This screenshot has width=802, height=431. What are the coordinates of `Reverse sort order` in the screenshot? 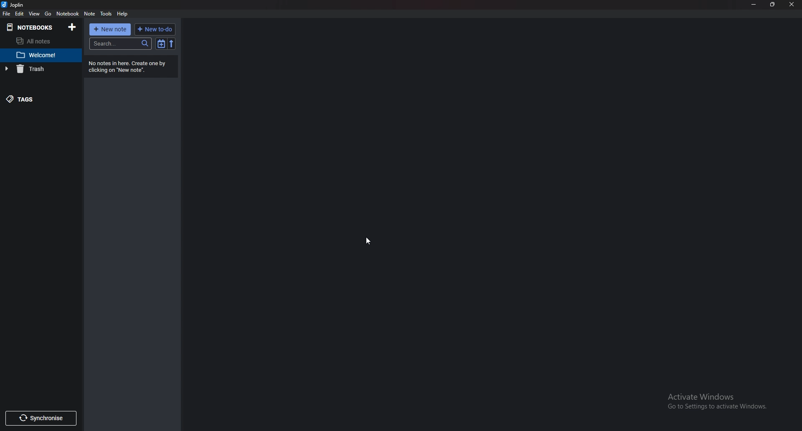 It's located at (171, 44).